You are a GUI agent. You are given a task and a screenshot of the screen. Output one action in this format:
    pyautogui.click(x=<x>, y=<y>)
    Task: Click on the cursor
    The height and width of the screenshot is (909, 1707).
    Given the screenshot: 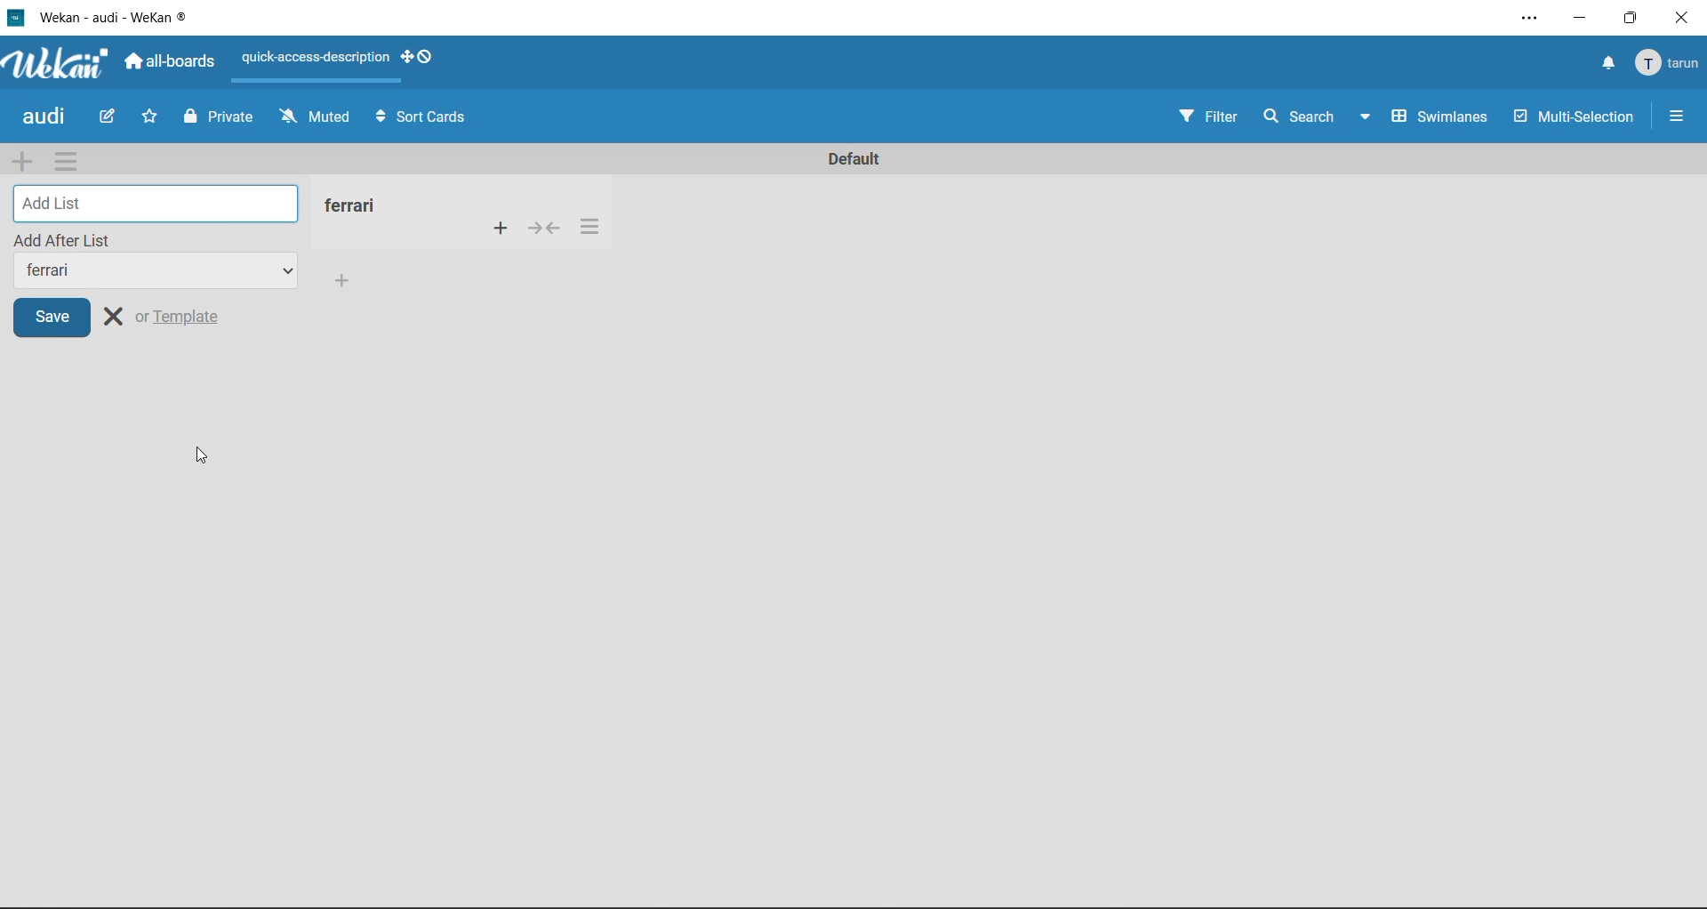 What is the action you would take?
    pyautogui.click(x=200, y=458)
    